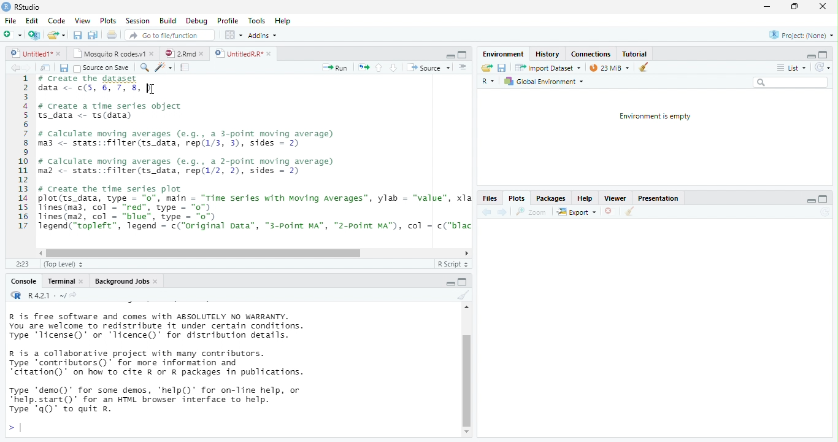  What do you see at coordinates (825, 212) in the screenshot?
I see `Refresh` at bounding box center [825, 212].